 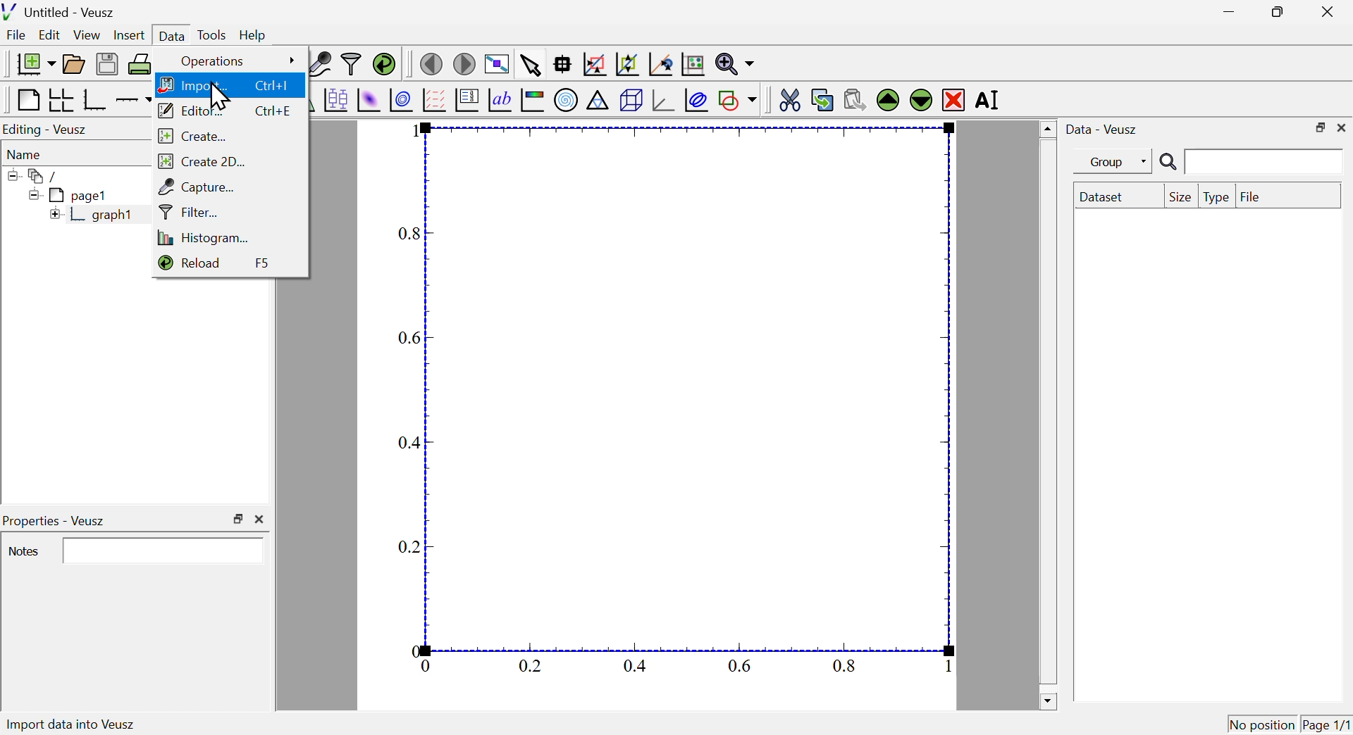 I want to click on base graph, so click(x=95, y=100).